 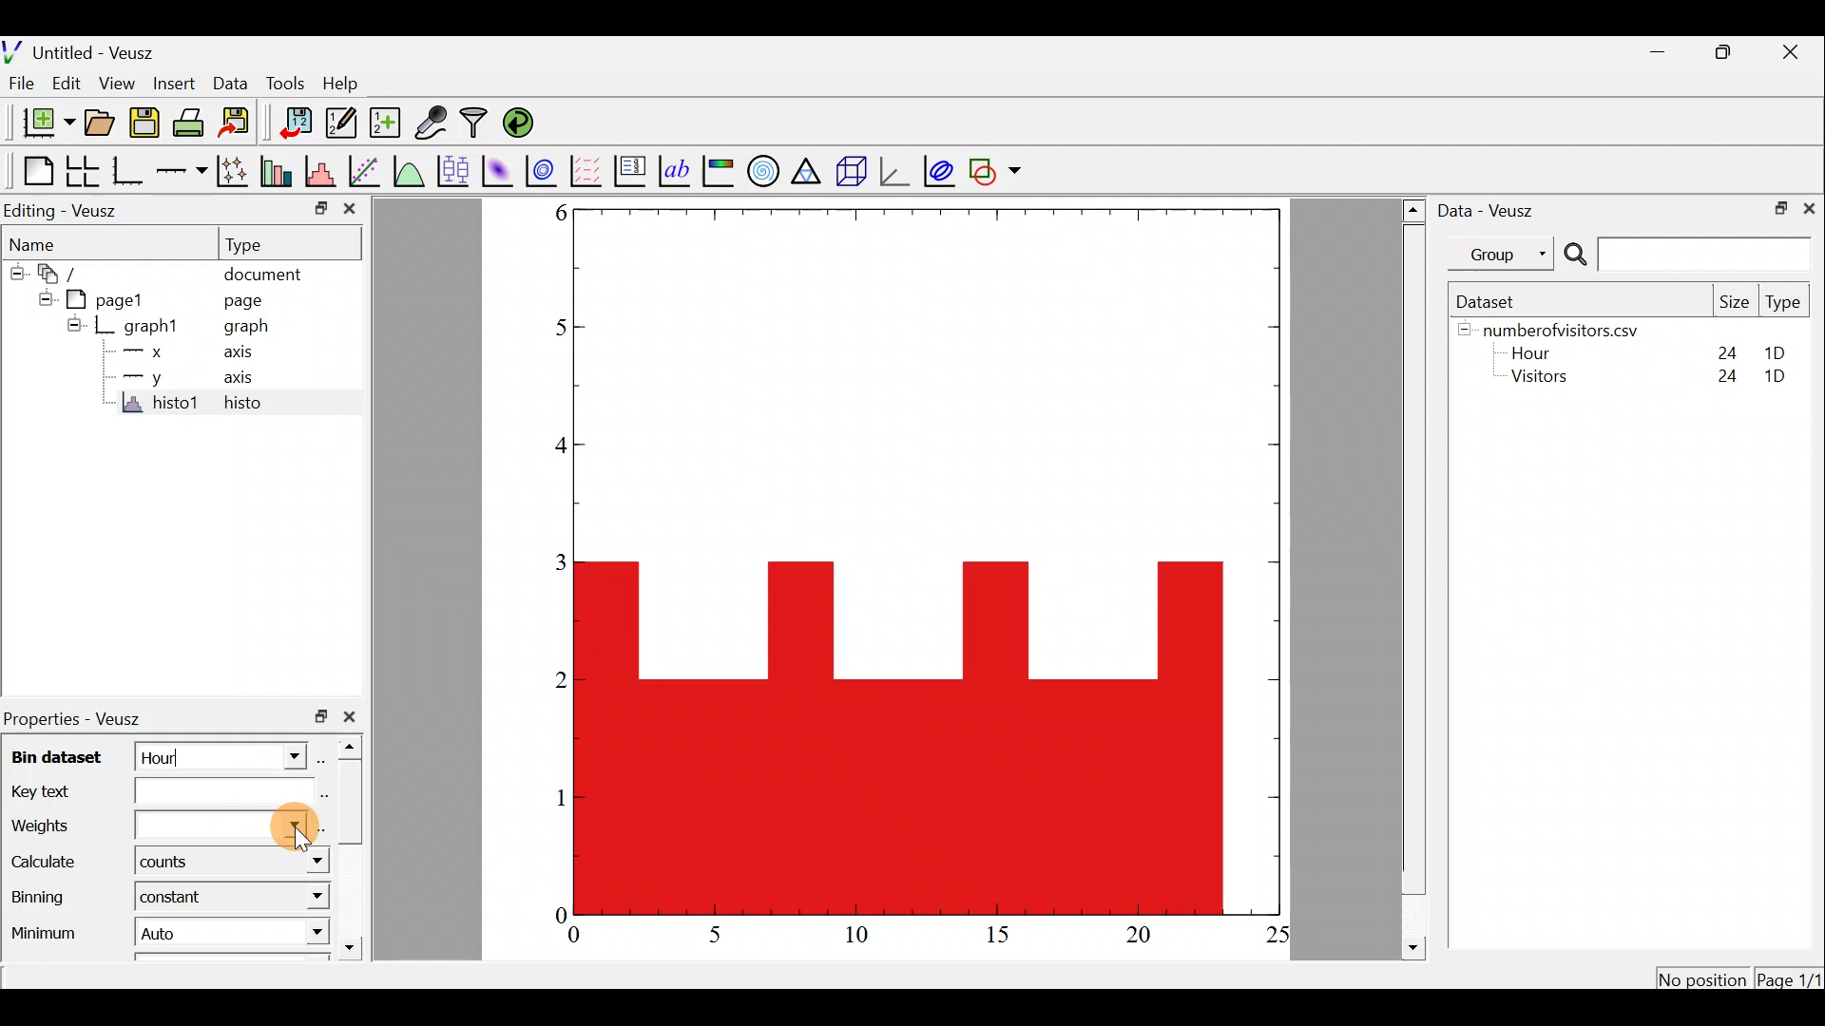 I want to click on Minimum, so click(x=40, y=938).